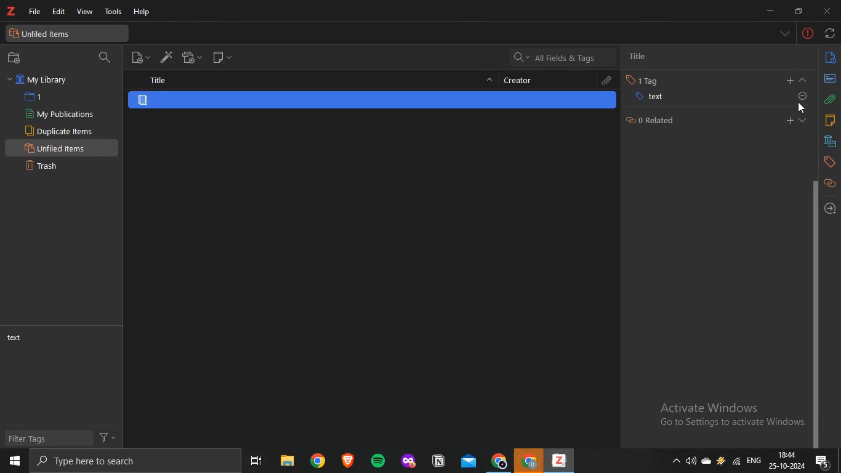 Image resolution: width=841 pixels, height=473 pixels. What do you see at coordinates (803, 96) in the screenshot?
I see `attachments` at bounding box center [803, 96].